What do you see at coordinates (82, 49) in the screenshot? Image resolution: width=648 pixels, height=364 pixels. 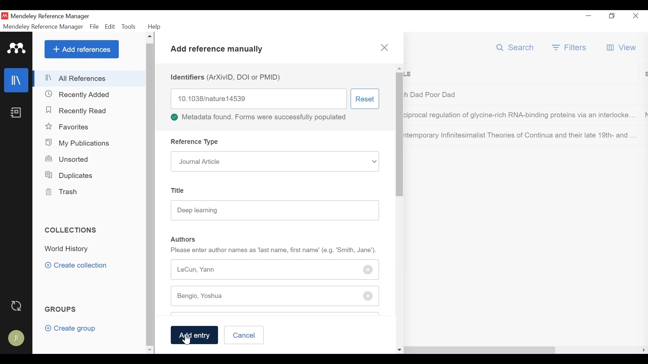 I see `Add References` at bounding box center [82, 49].